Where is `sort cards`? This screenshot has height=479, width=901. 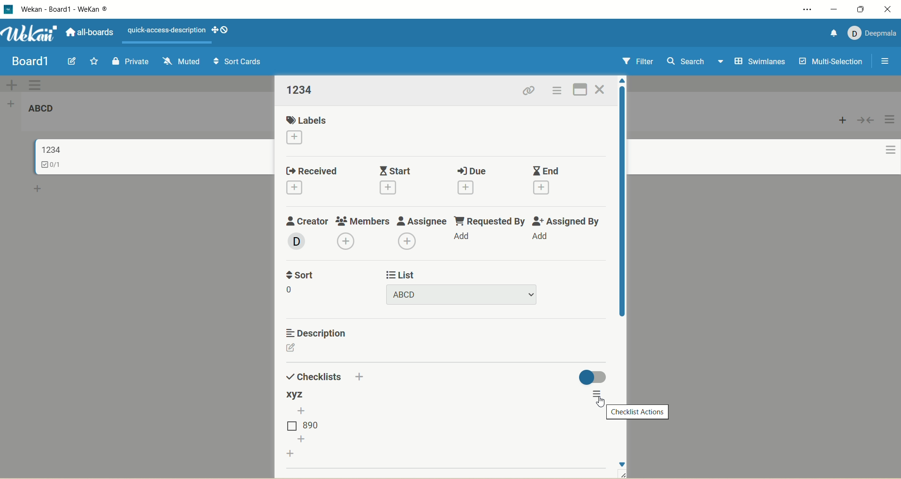 sort cards is located at coordinates (236, 62).